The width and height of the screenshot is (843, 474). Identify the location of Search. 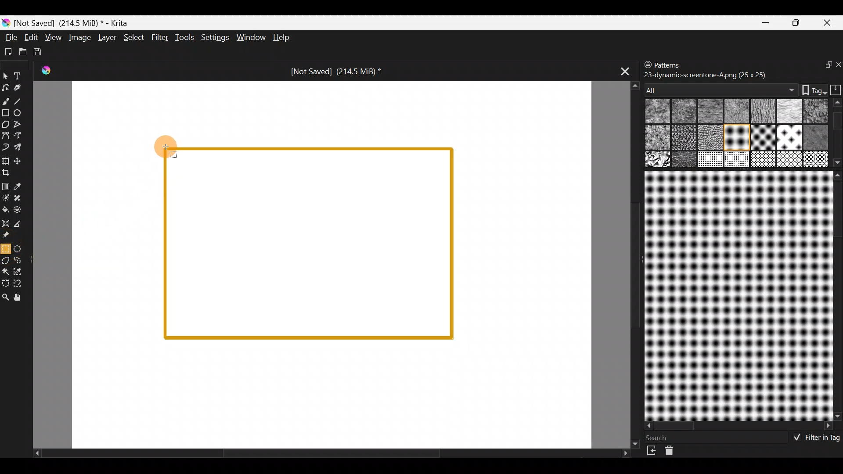
(662, 438).